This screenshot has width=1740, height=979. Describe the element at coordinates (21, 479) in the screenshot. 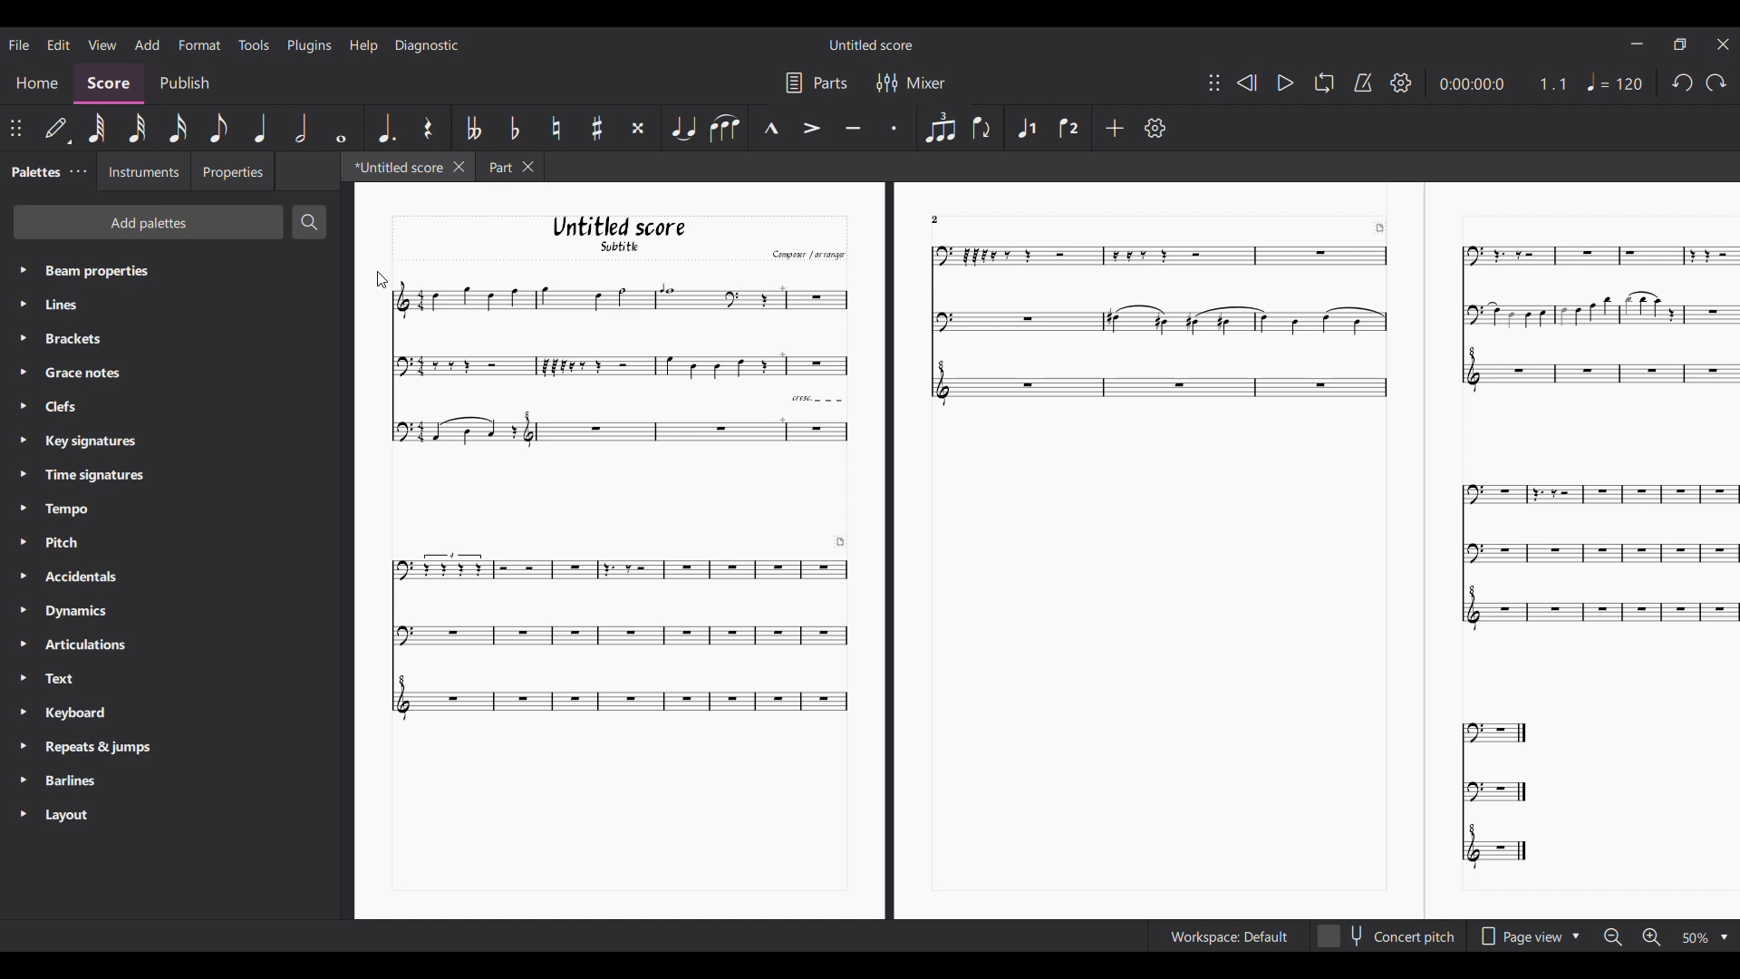

I see `` at that location.